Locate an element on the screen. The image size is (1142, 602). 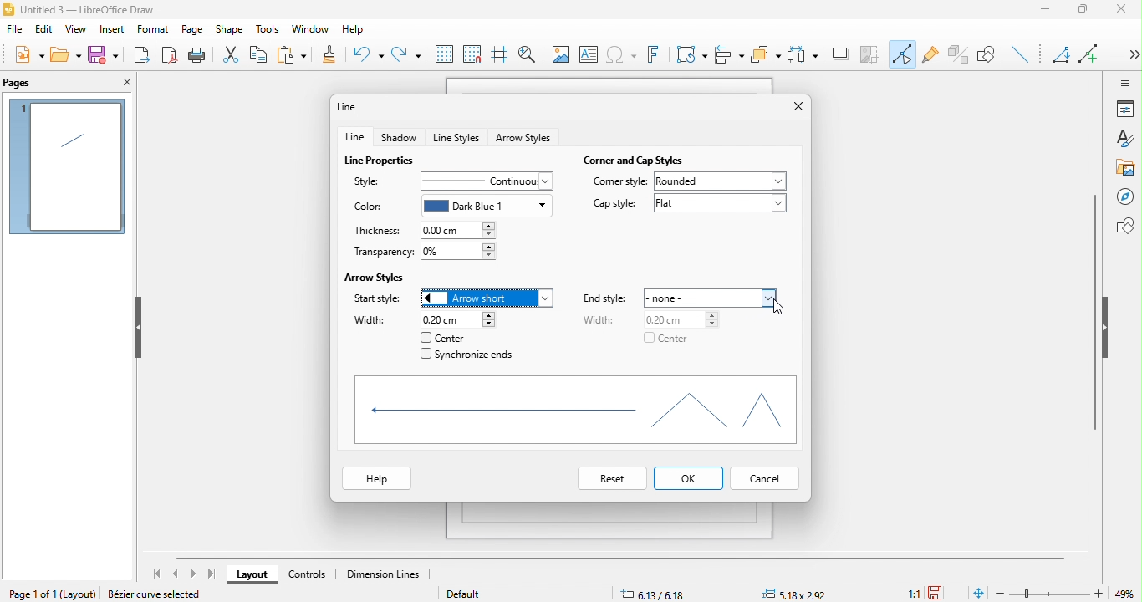
add line is located at coordinates (1093, 52).